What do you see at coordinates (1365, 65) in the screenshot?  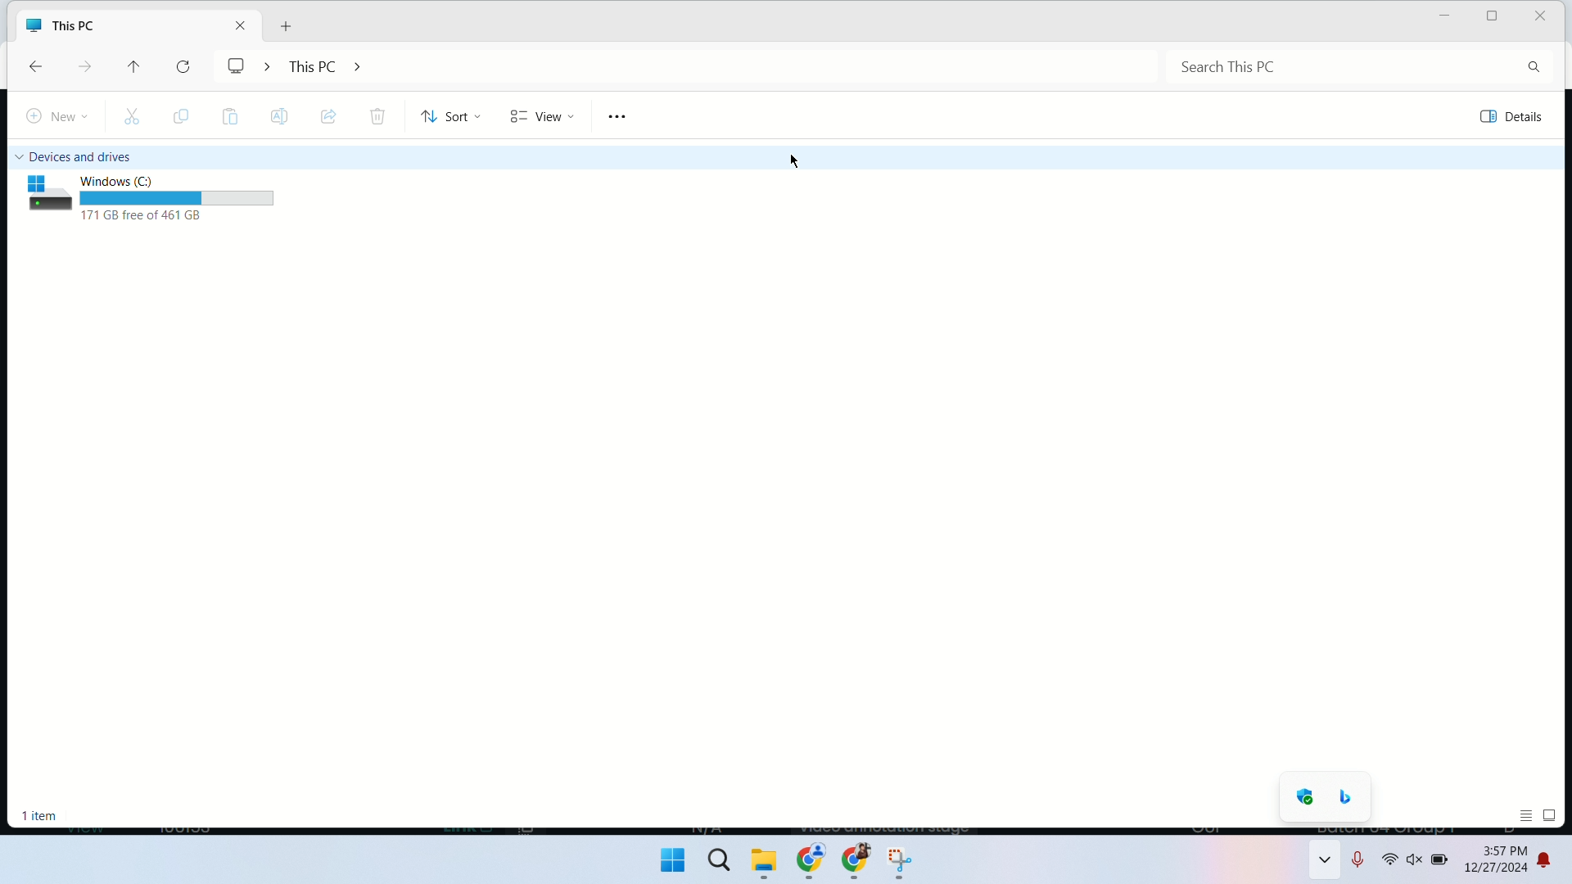 I see `search` at bounding box center [1365, 65].